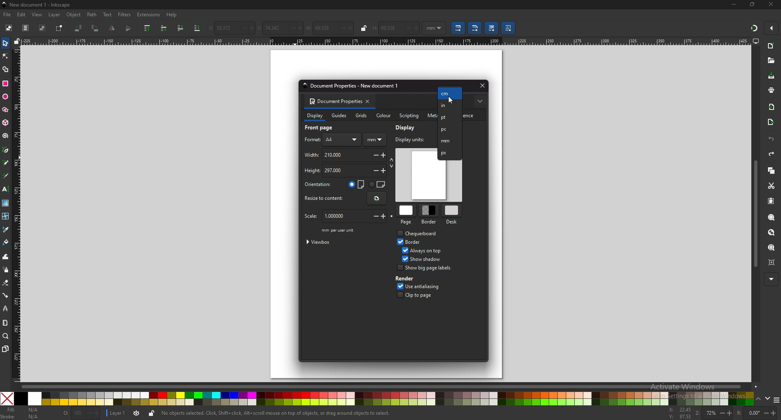 The width and height of the screenshot is (781, 420). What do you see at coordinates (220, 28) in the screenshot?
I see `horizontal coordinate` at bounding box center [220, 28].